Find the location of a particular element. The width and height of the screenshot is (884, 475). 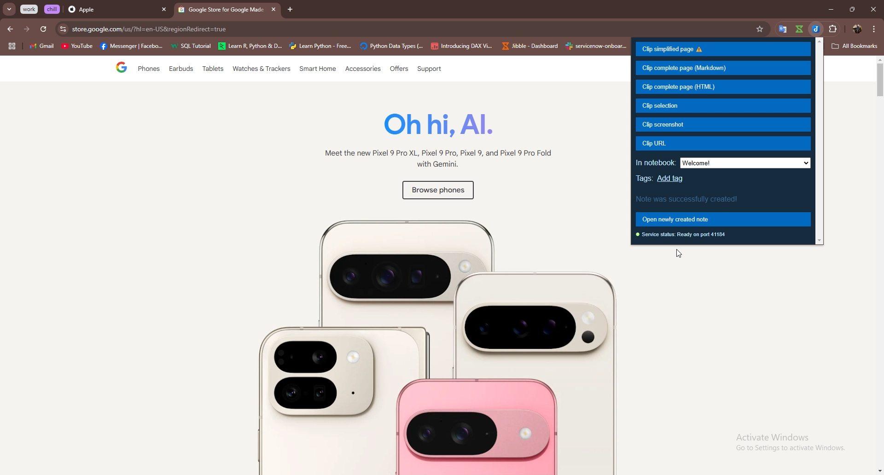

close tab is located at coordinates (164, 10).